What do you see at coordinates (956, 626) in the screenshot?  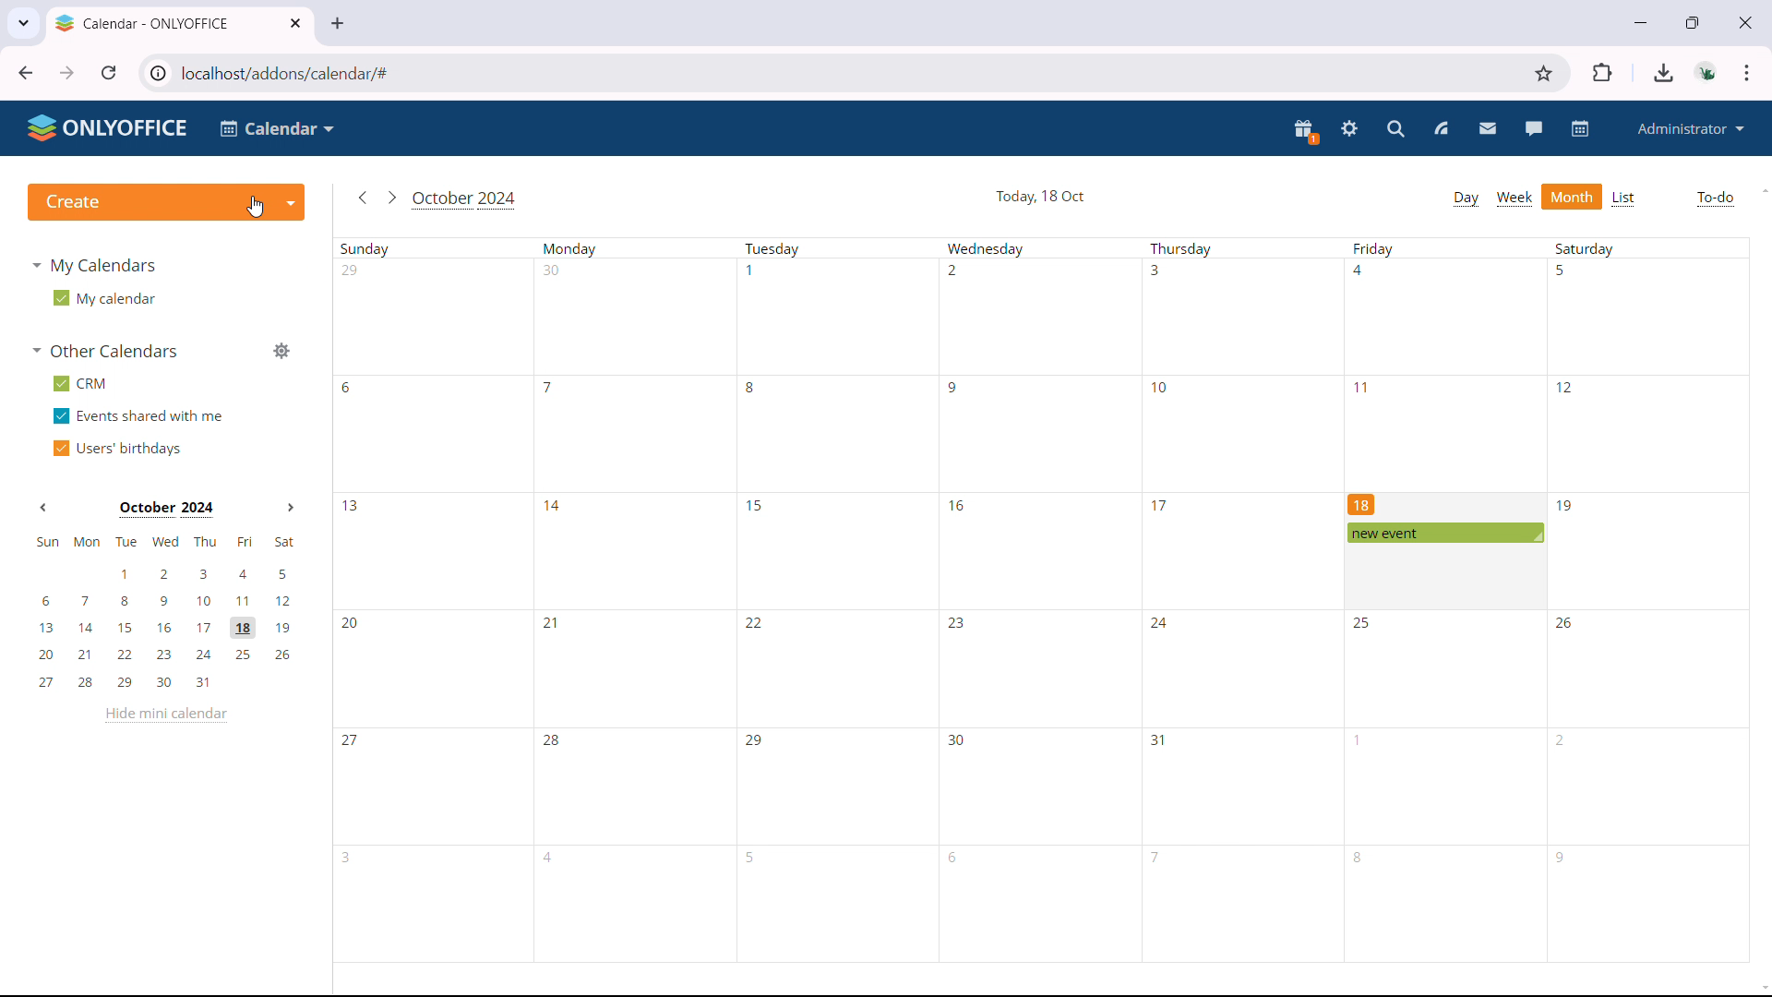 I see `23` at bounding box center [956, 626].